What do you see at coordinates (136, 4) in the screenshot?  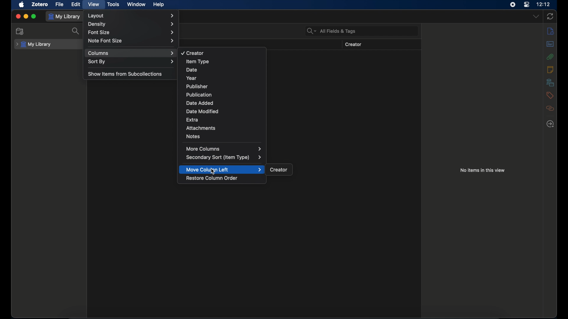 I see `window` at bounding box center [136, 4].